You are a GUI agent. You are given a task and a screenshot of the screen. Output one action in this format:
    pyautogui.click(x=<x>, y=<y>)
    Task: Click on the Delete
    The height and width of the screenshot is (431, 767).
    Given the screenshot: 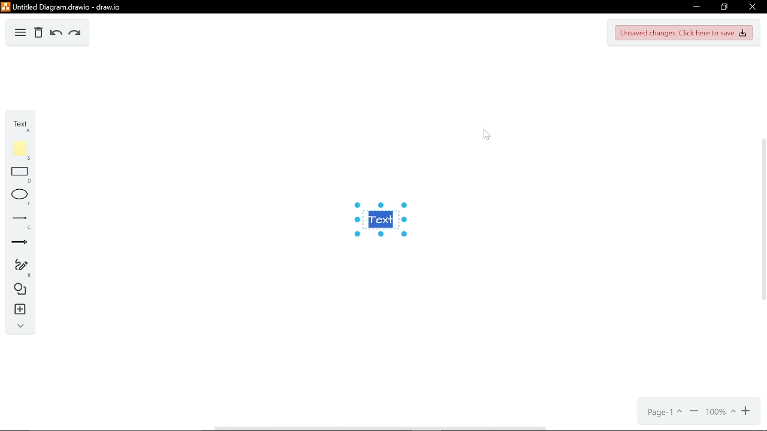 What is the action you would take?
    pyautogui.click(x=38, y=34)
    